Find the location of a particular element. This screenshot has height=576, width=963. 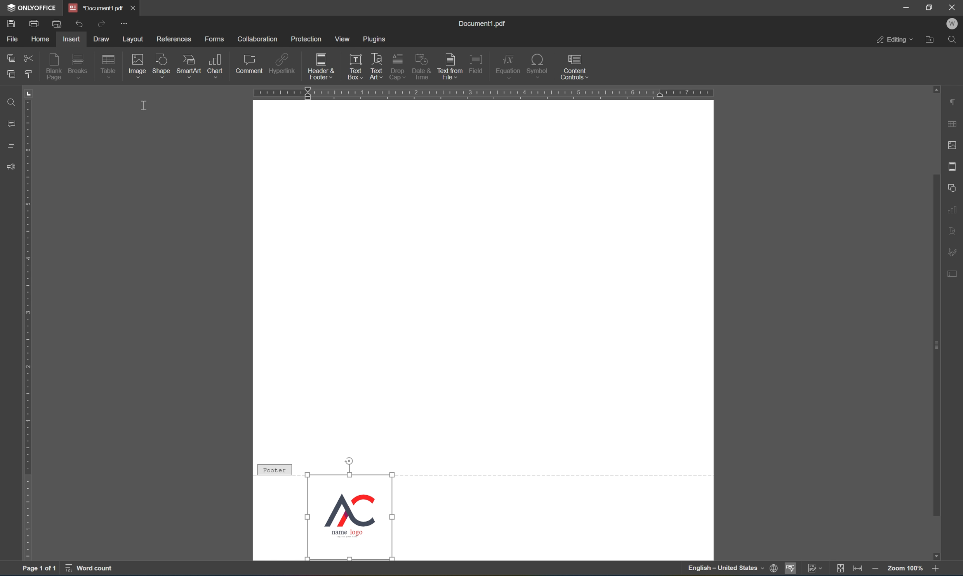

insert is located at coordinates (73, 40).